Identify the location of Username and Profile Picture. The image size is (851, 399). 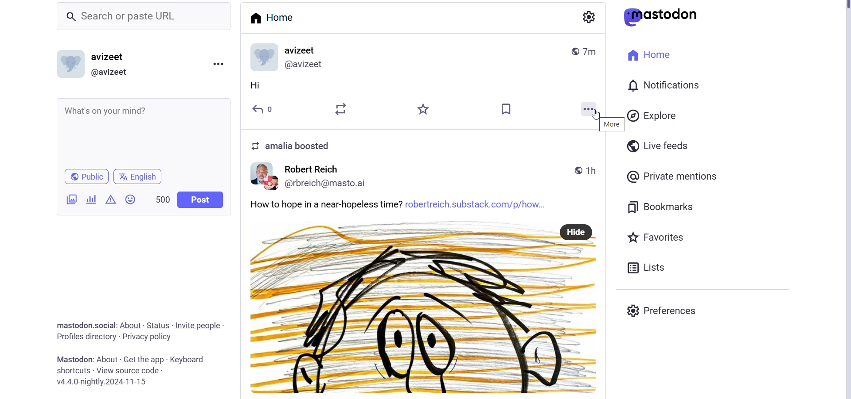
(314, 178).